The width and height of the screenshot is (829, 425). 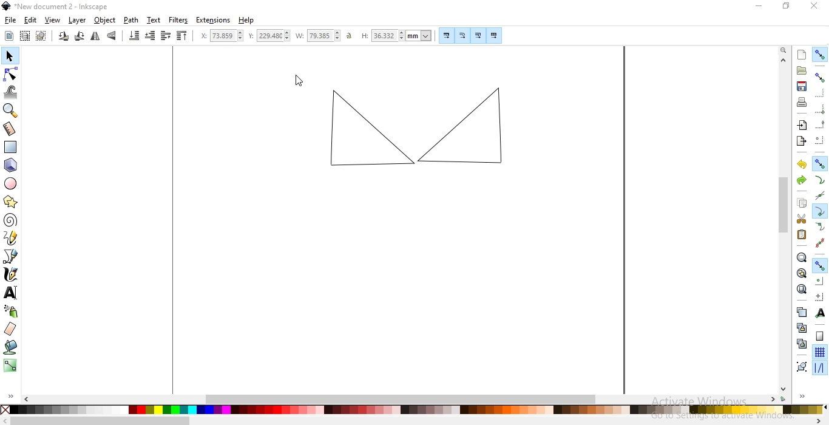 I want to click on rotate 90 clockwise, so click(x=79, y=36).